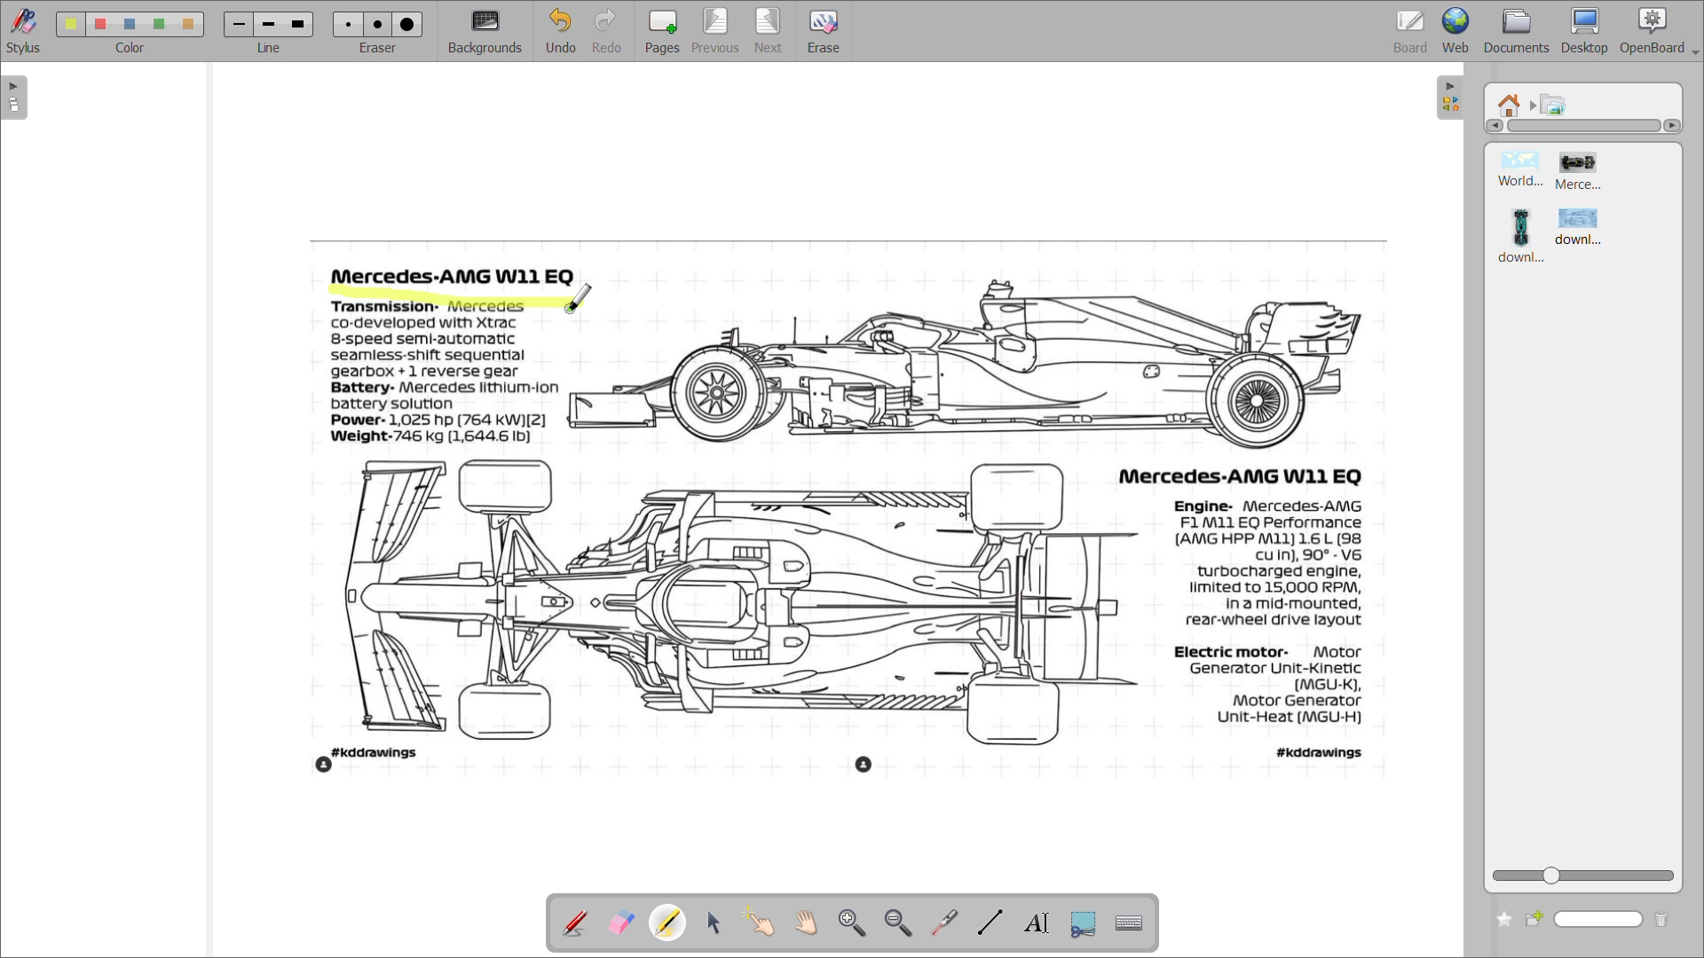 This screenshot has width=1704, height=958. Describe the element at coordinates (1132, 924) in the screenshot. I see `display virtual keyboard` at that location.